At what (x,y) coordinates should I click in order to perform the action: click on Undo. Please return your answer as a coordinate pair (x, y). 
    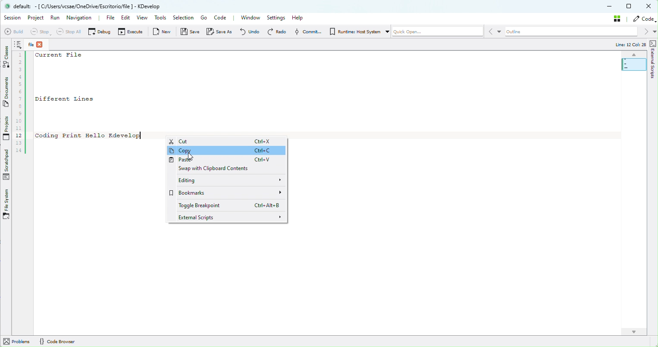
    Looking at the image, I should click on (252, 32).